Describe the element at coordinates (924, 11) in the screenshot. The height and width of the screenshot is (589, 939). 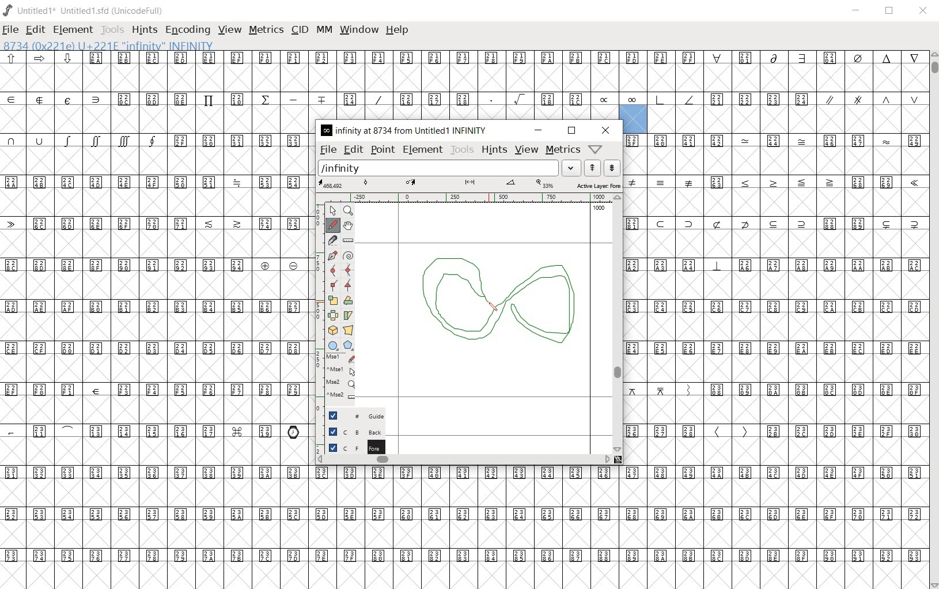
I see `close` at that location.